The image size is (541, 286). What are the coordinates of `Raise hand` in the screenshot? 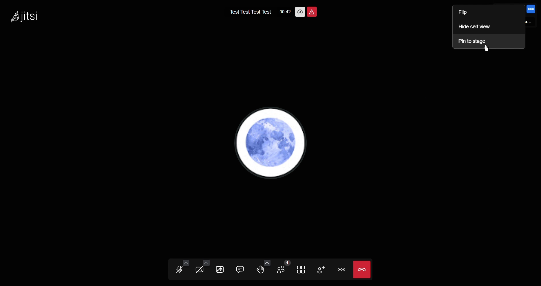 It's located at (260, 269).